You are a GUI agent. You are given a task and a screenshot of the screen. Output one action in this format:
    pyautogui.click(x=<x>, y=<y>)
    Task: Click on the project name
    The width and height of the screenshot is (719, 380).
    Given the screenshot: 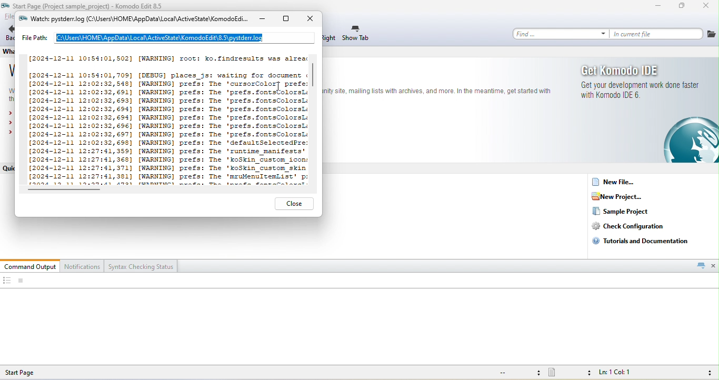 What is the action you would take?
    pyautogui.click(x=62, y=5)
    